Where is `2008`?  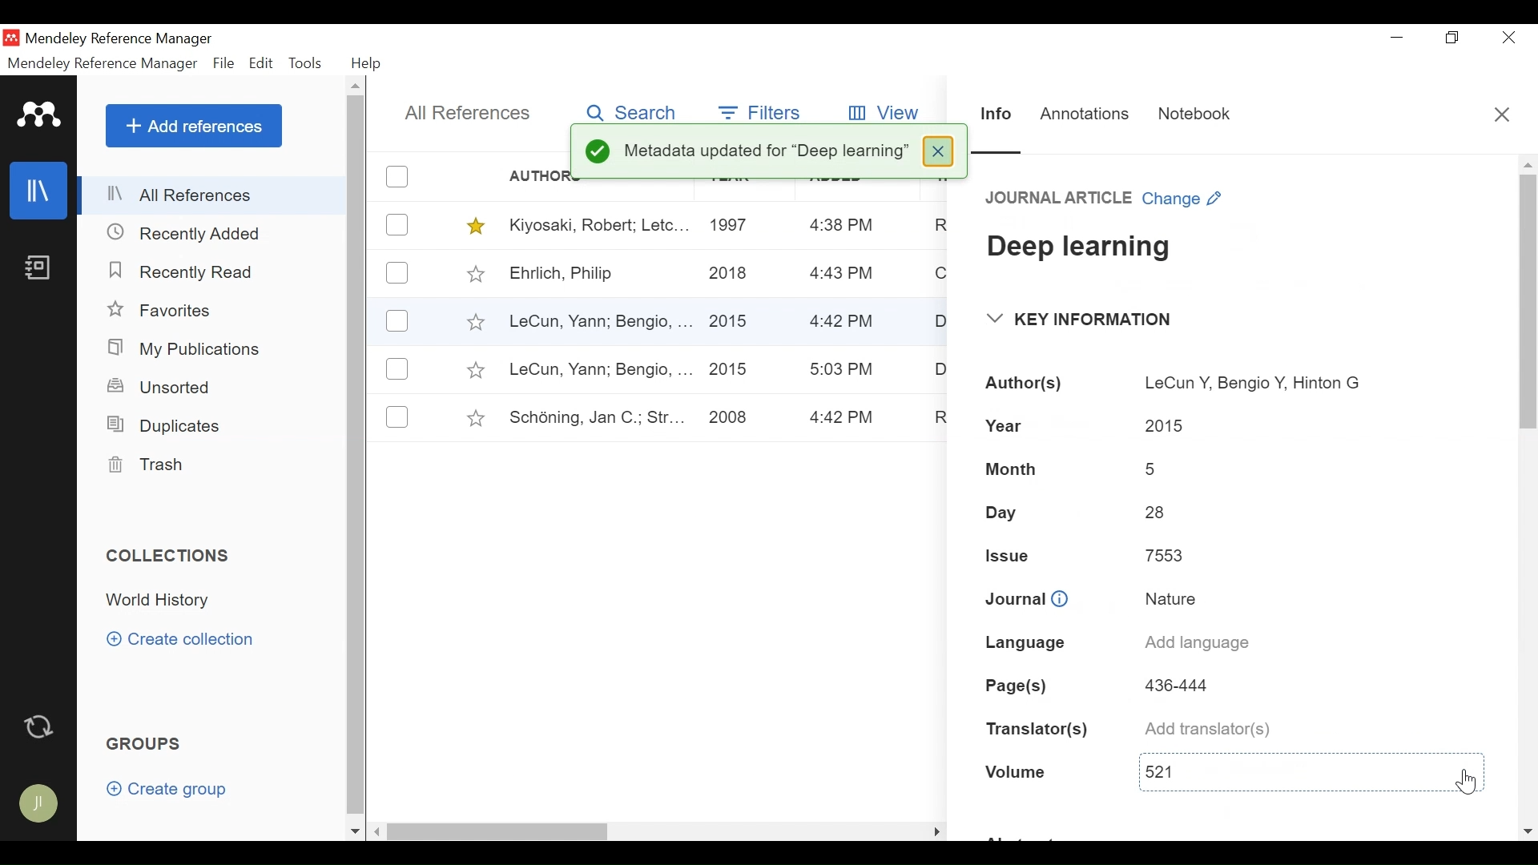
2008 is located at coordinates (728, 419).